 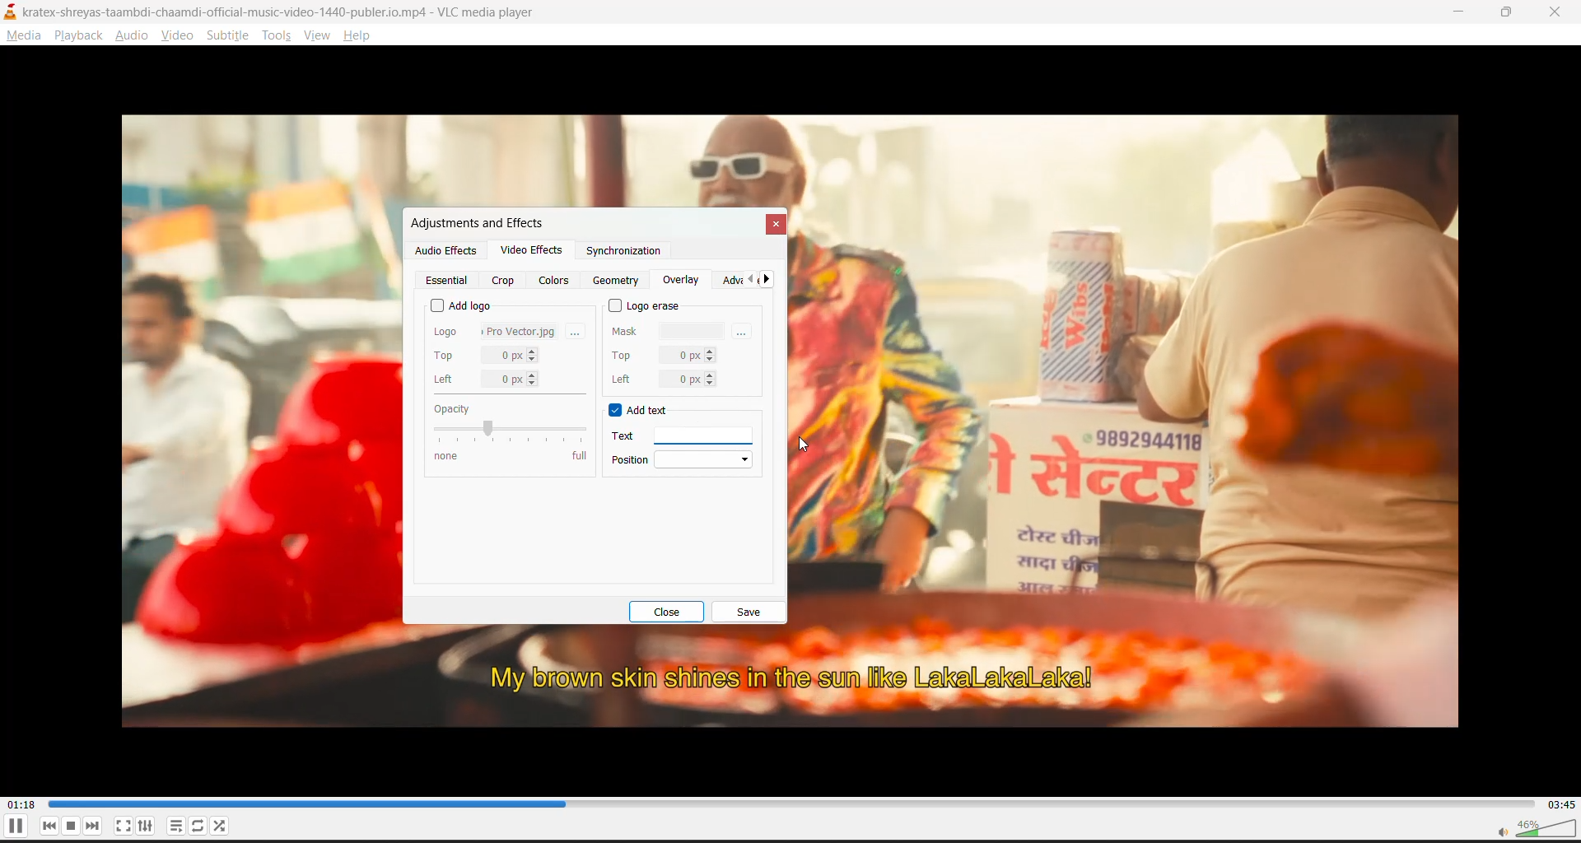 What do you see at coordinates (685, 459) in the screenshot?
I see `position` at bounding box center [685, 459].